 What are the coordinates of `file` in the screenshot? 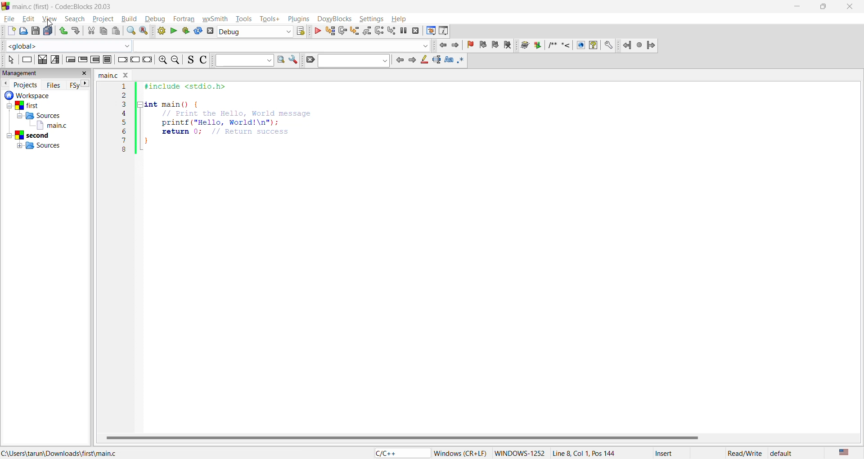 It's located at (10, 19).